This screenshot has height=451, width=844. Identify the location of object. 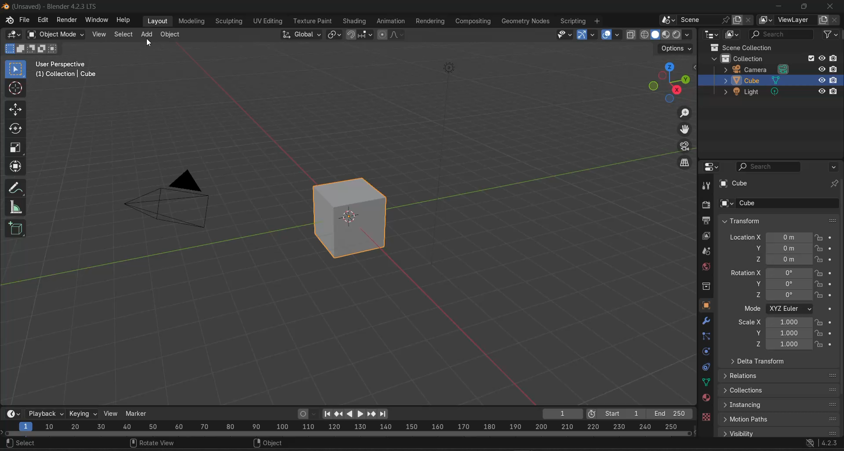
(706, 306).